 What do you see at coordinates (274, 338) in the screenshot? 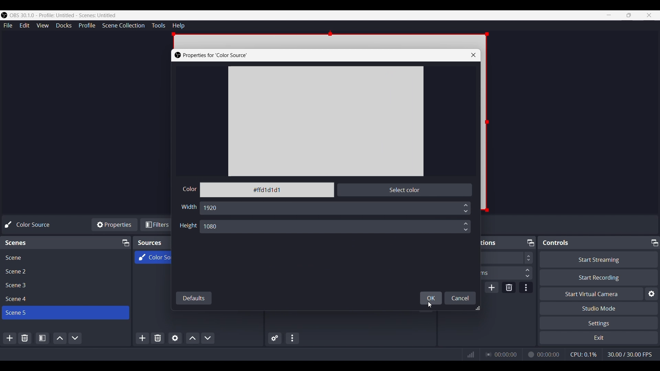
I see `Advance audio properties` at bounding box center [274, 338].